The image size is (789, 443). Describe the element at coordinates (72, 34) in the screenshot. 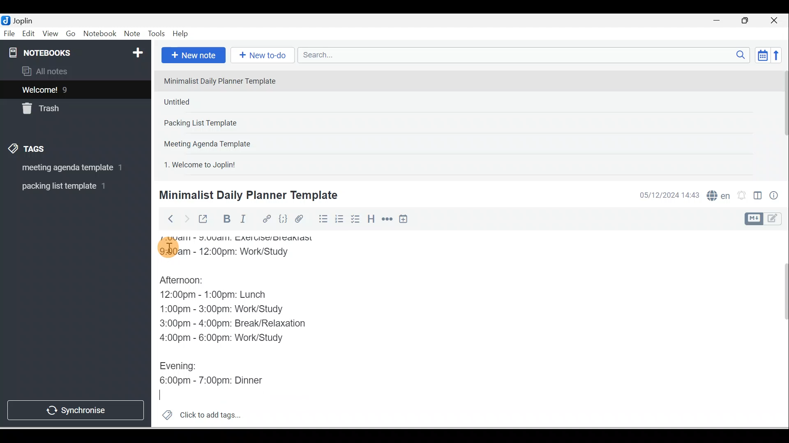

I see `Go` at that location.